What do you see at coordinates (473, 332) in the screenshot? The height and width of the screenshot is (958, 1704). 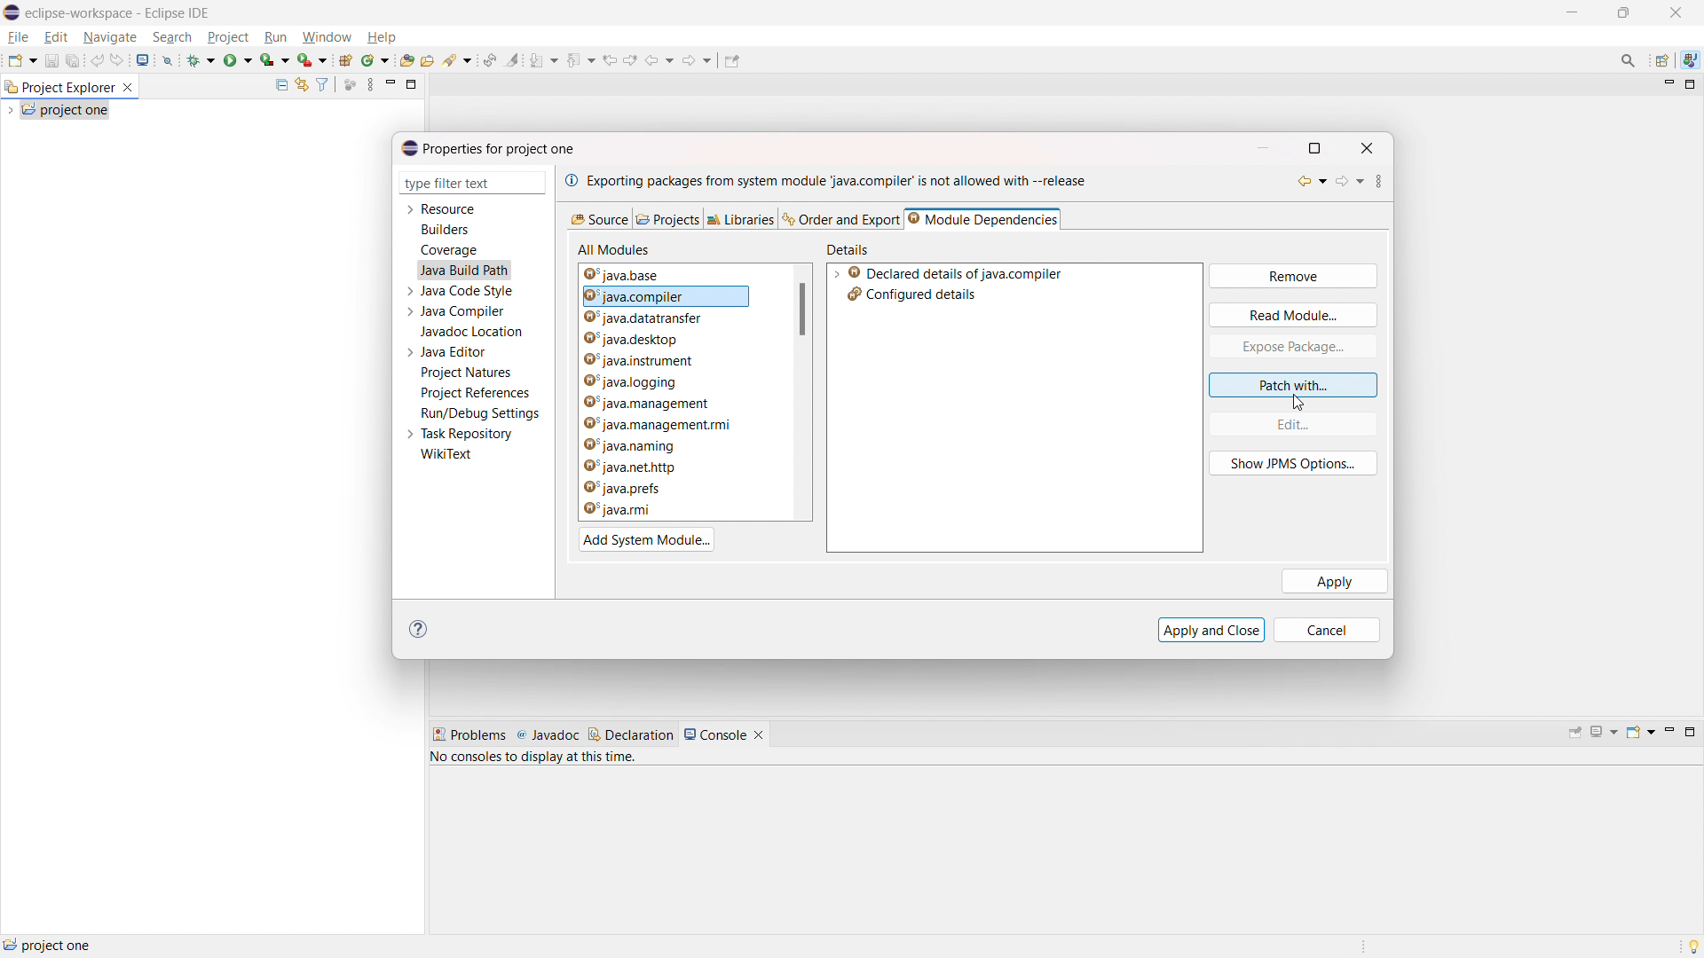 I see `javadoc location` at bounding box center [473, 332].